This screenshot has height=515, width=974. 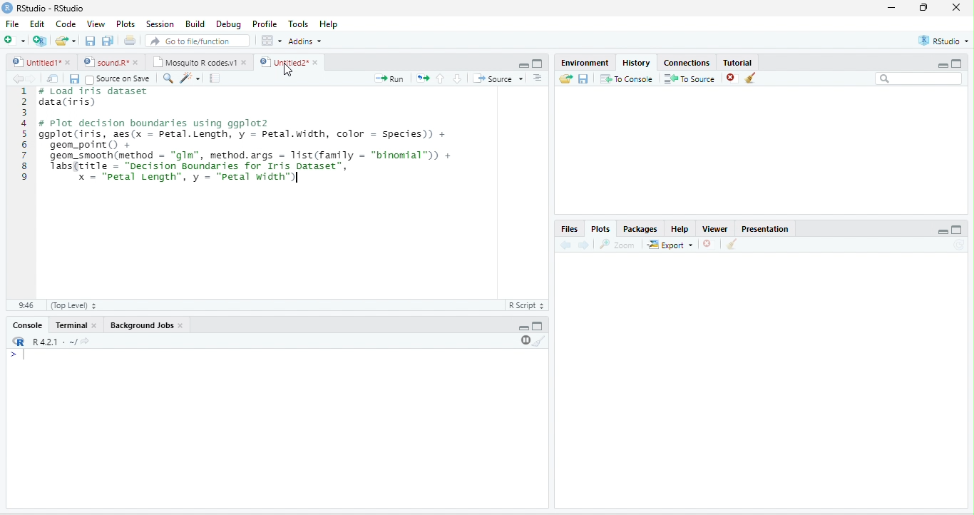 I want to click on Profile, so click(x=266, y=24).